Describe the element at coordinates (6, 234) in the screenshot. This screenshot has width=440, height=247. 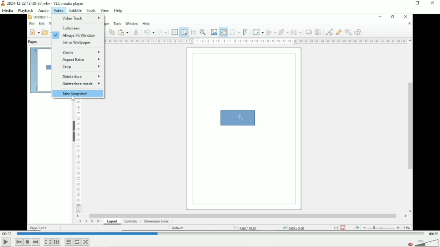
I see `Elapsed time` at that location.